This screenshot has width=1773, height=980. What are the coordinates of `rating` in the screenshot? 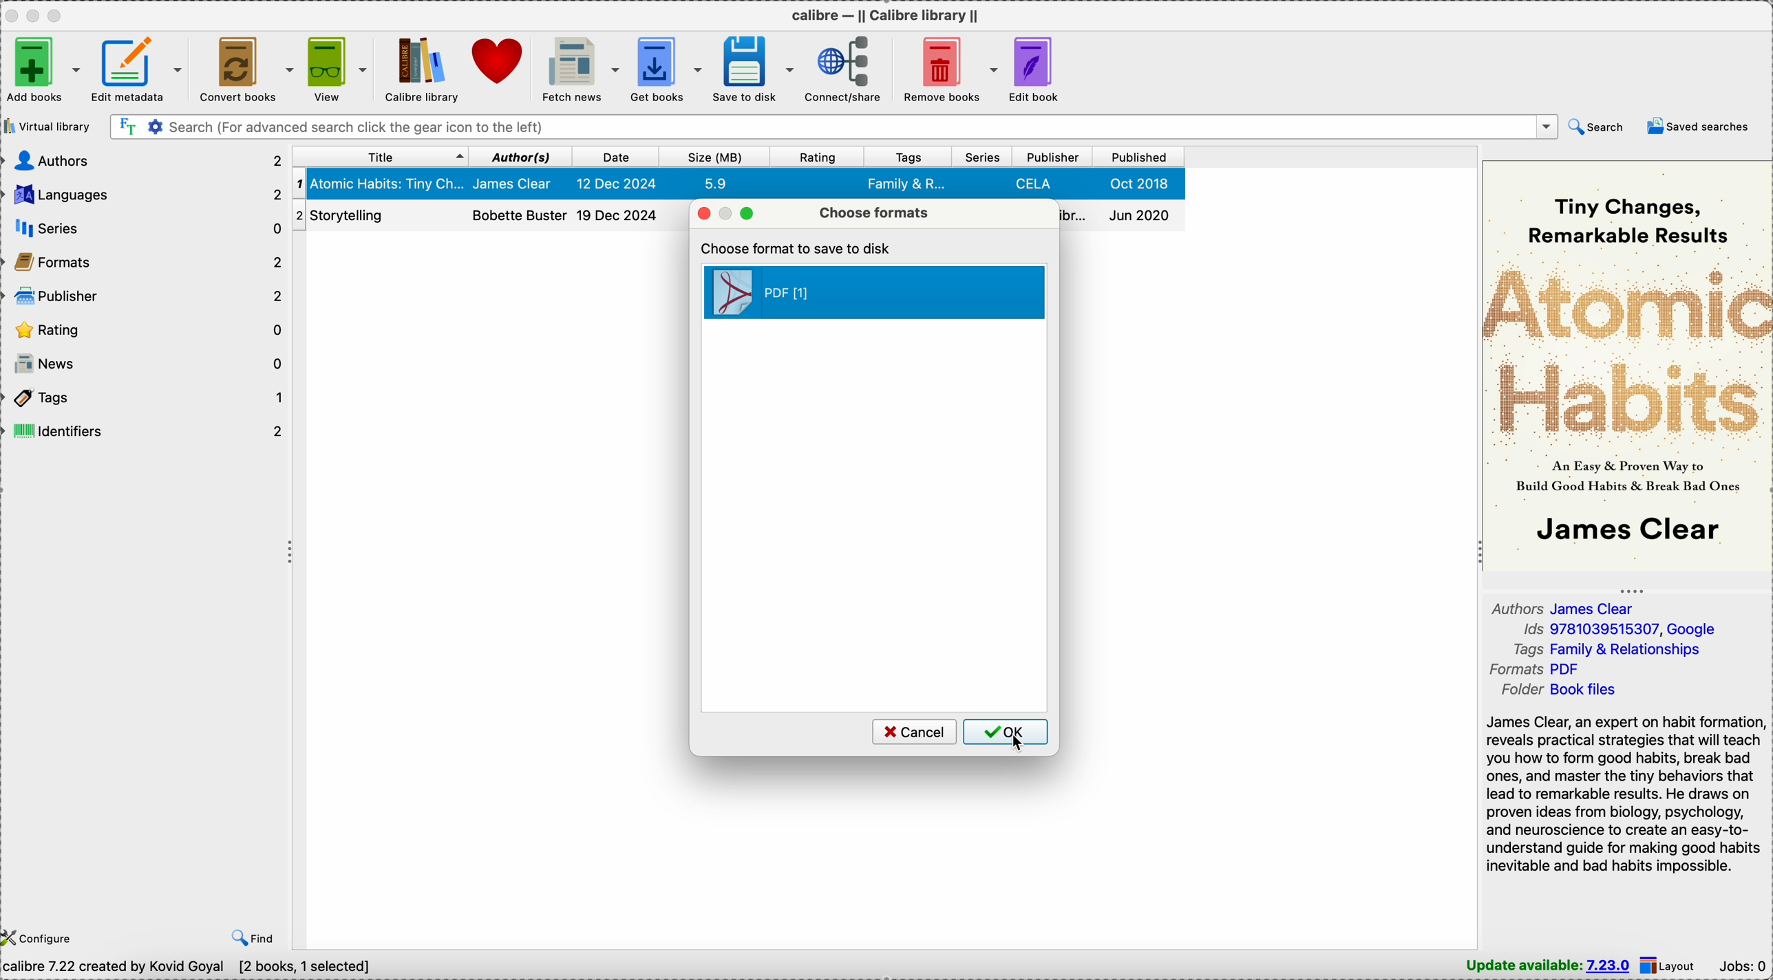 It's located at (147, 331).